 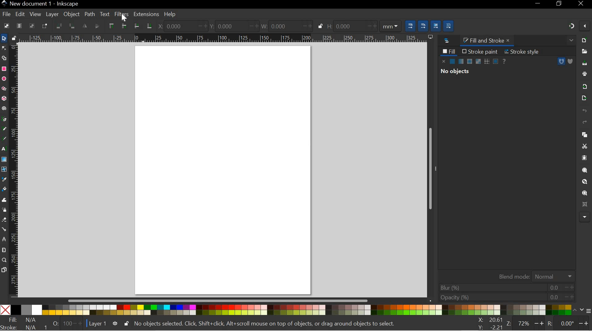 What do you see at coordinates (444, 61) in the screenshot?
I see `NO PAINT` at bounding box center [444, 61].